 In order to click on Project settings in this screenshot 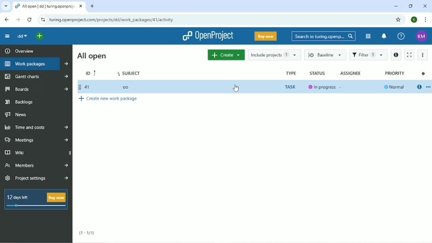, I will do `click(36, 179)`.